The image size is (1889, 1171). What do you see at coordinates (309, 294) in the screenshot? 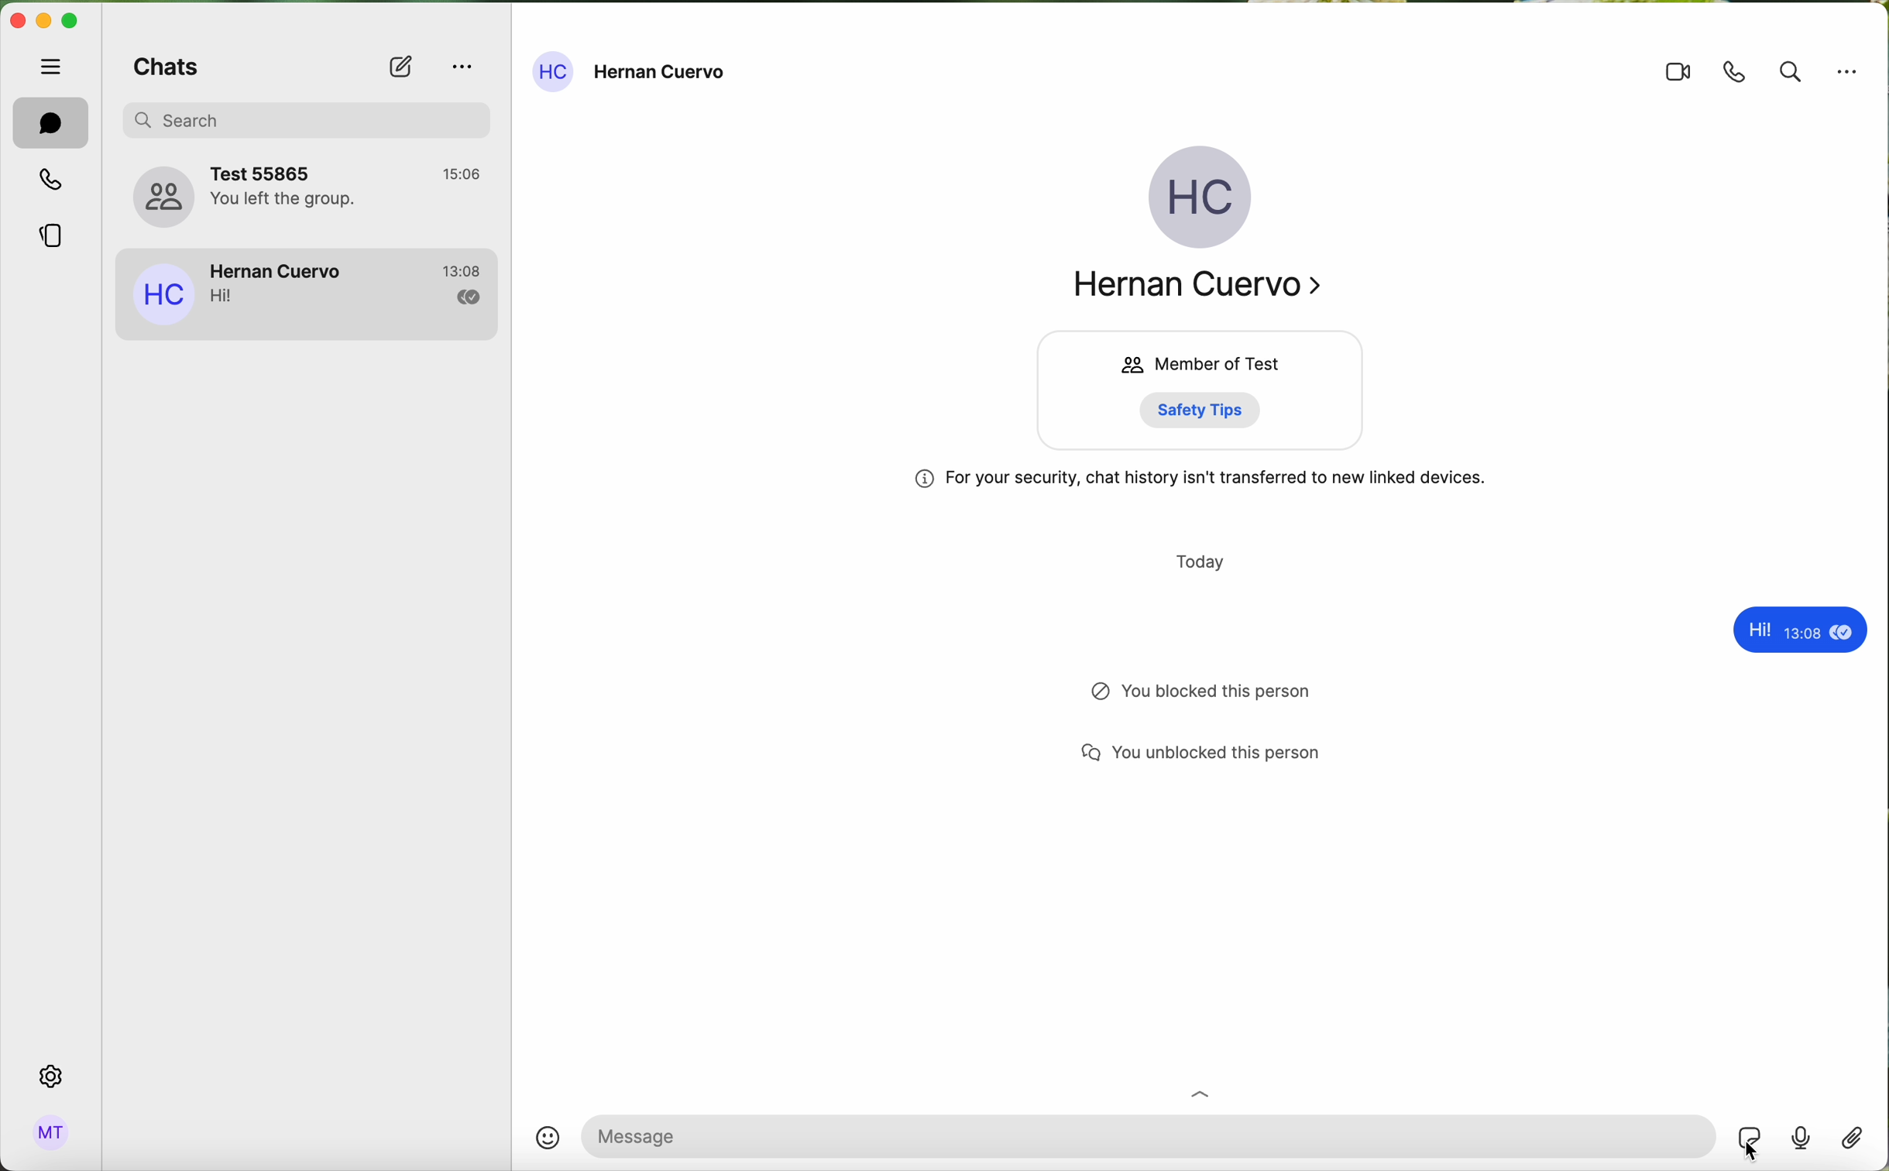
I see `Hernan Cuervo contact` at bounding box center [309, 294].